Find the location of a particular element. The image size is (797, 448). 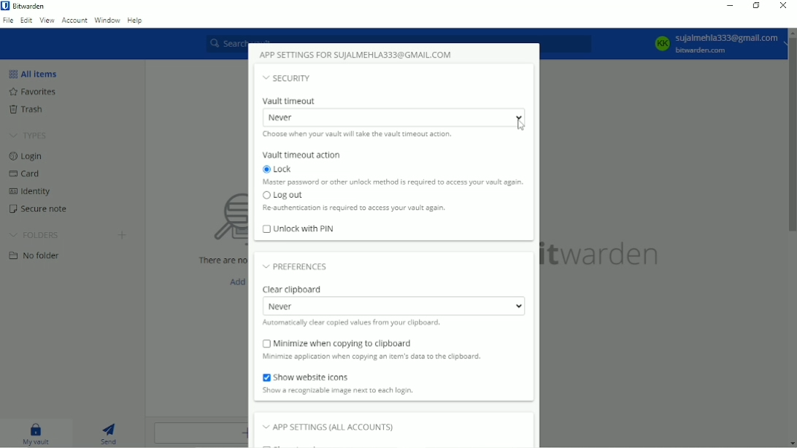

Restore down is located at coordinates (755, 6).